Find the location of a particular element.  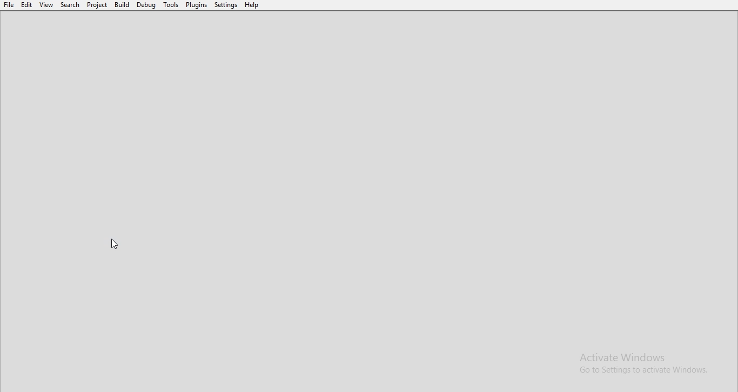

Help is located at coordinates (252, 5).